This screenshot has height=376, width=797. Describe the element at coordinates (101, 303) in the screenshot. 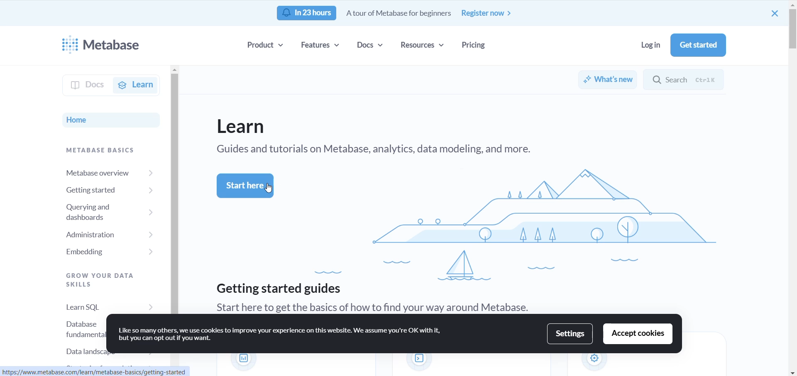

I see `learn SQL` at that location.